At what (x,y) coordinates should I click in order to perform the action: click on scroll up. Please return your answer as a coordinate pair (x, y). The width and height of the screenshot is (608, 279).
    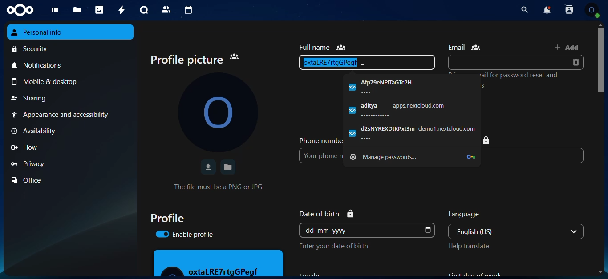
    Looking at the image, I should click on (600, 24).